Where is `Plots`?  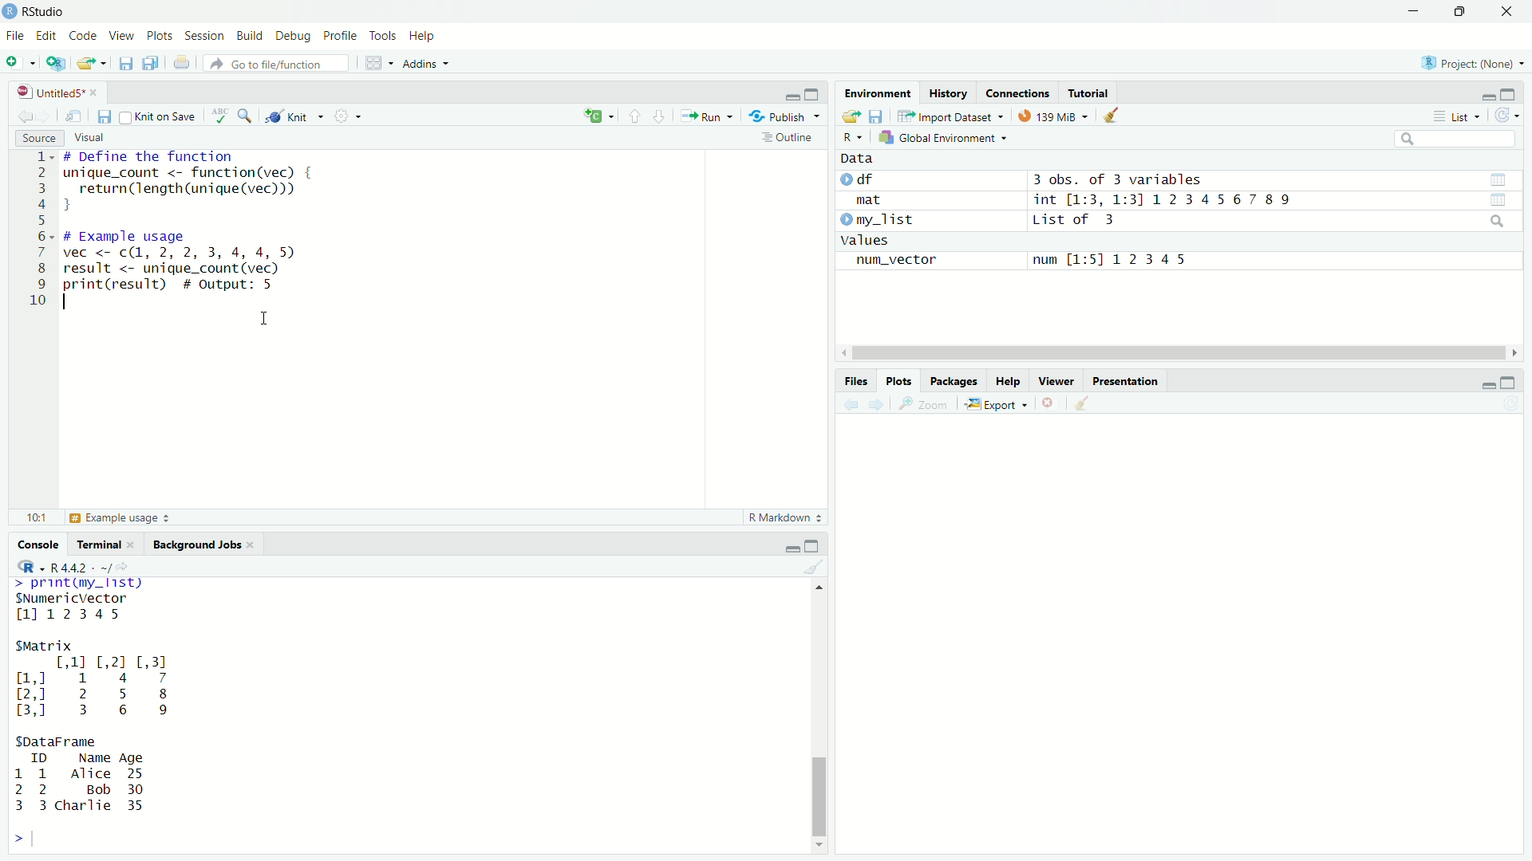
Plots is located at coordinates (901, 381).